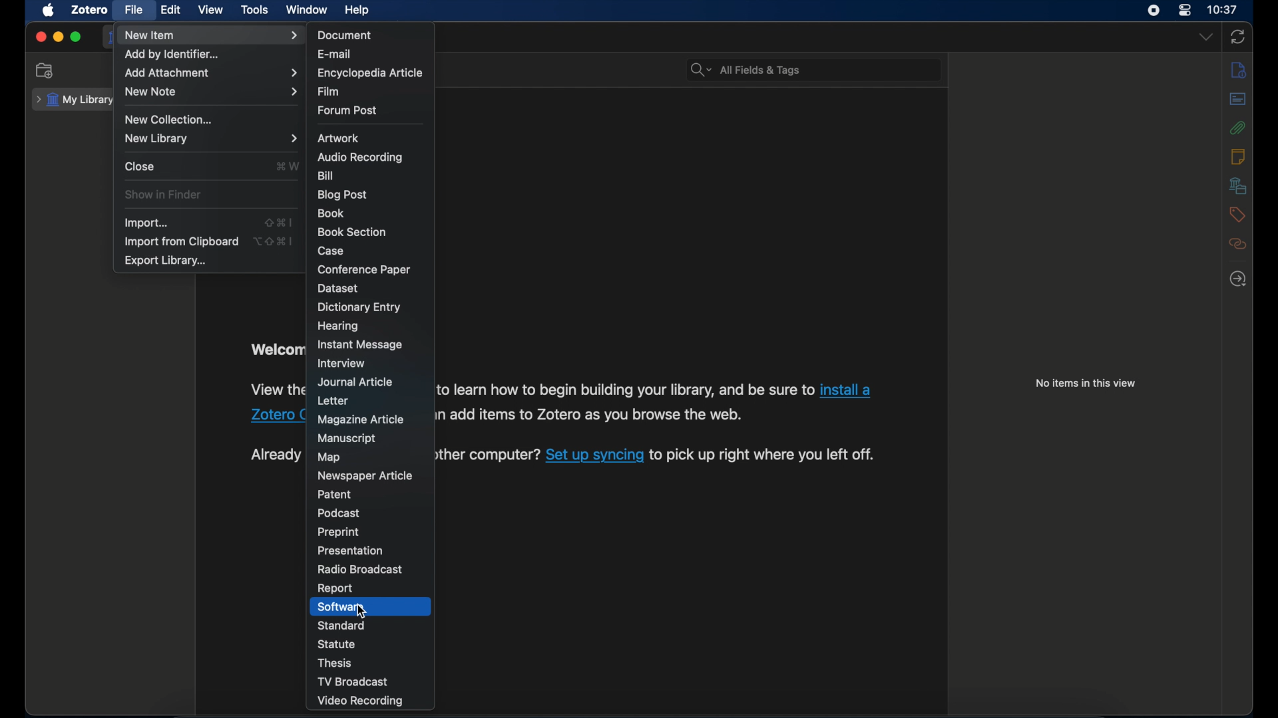 The width and height of the screenshot is (1278, 718). Describe the element at coordinates (360, 569) in the screenshot. I see `radio broadcast` at that location.